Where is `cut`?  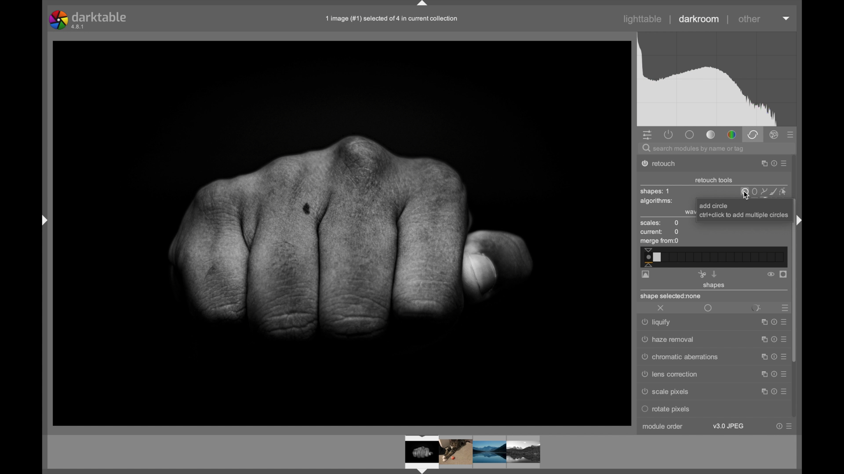
cut is located at coordinates (702, 274).